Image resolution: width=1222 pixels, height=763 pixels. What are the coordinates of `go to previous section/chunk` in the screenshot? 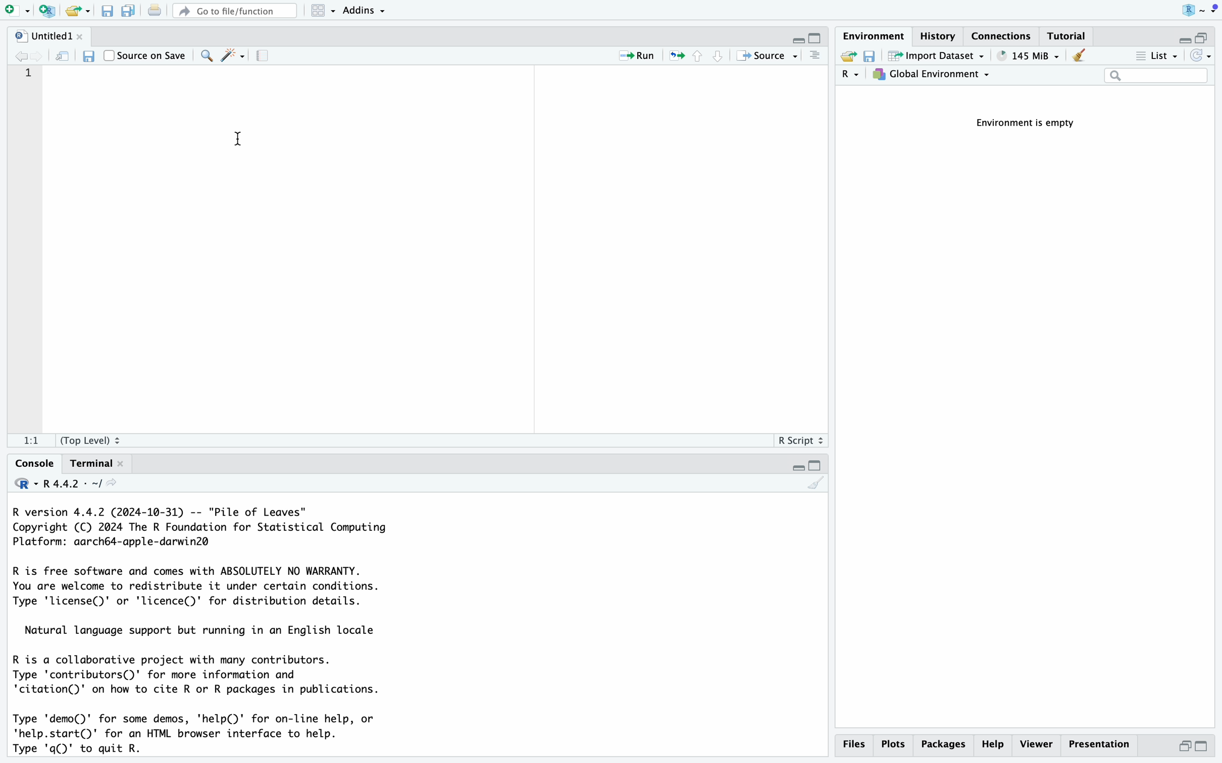 It's located at (697, 60).